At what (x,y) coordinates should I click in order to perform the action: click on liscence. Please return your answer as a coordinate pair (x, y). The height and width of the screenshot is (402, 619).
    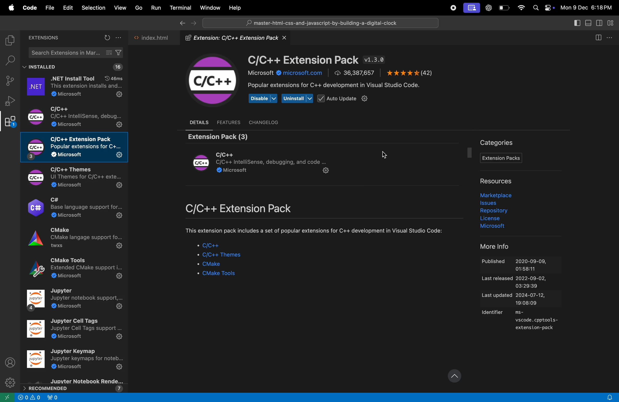
    Looking at the image, I should click on (495, 218).